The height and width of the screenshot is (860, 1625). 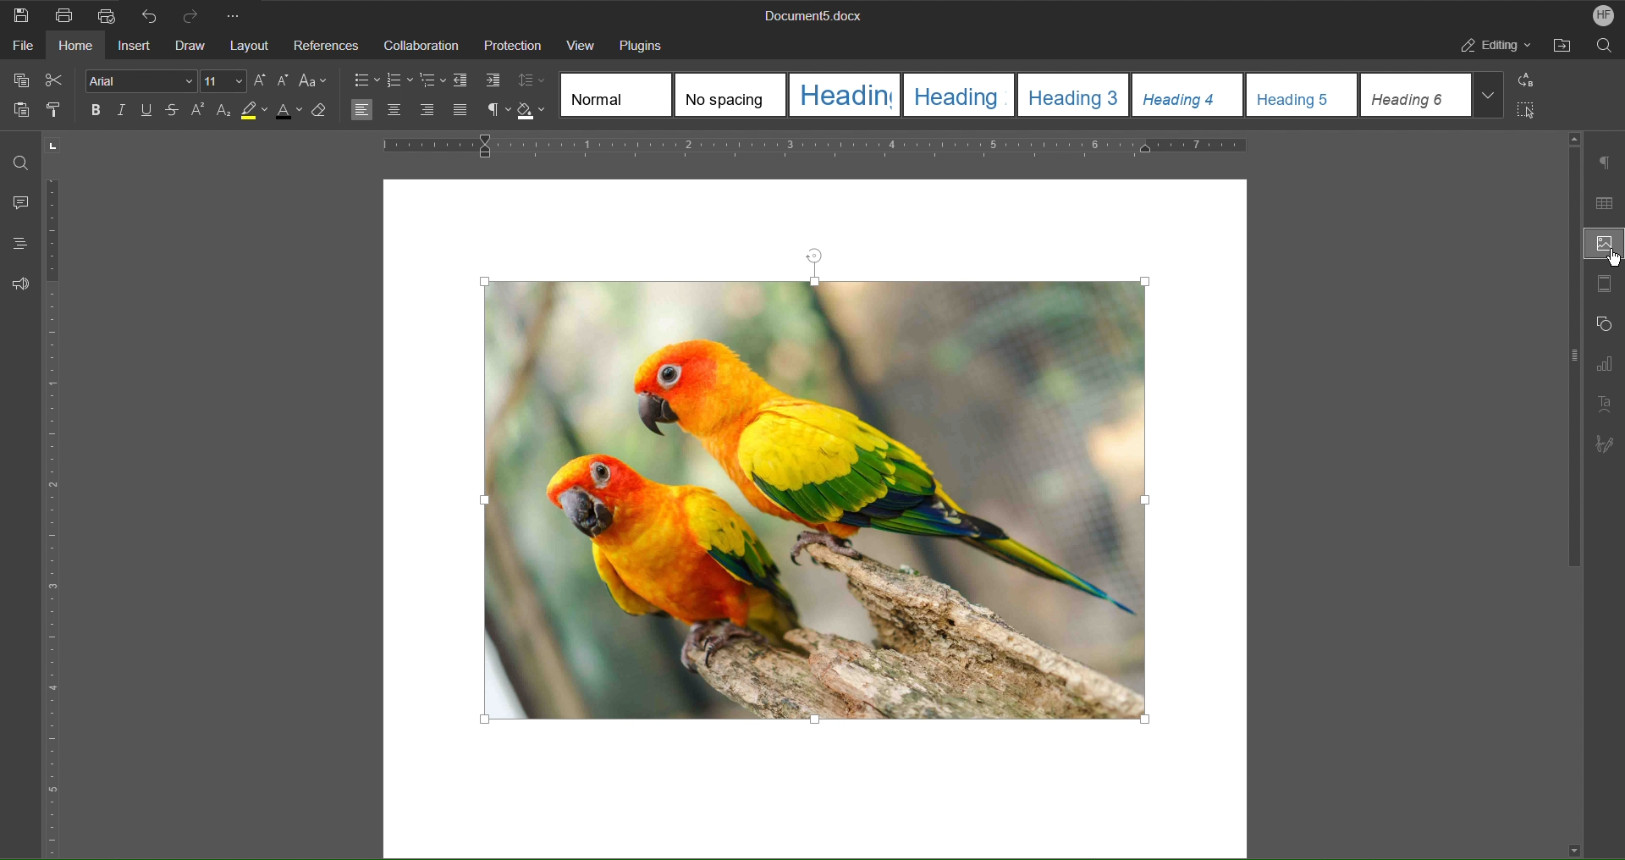 What do you see at coordinates (238, 14) in the screenshot?
I see `More` at bounding box center [238, 14].